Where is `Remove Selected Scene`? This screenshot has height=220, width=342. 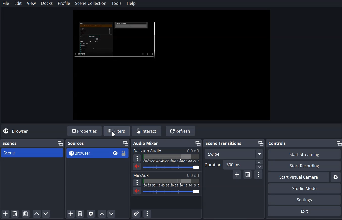
Remove Selected Scene is located at coordinates (15, 213).